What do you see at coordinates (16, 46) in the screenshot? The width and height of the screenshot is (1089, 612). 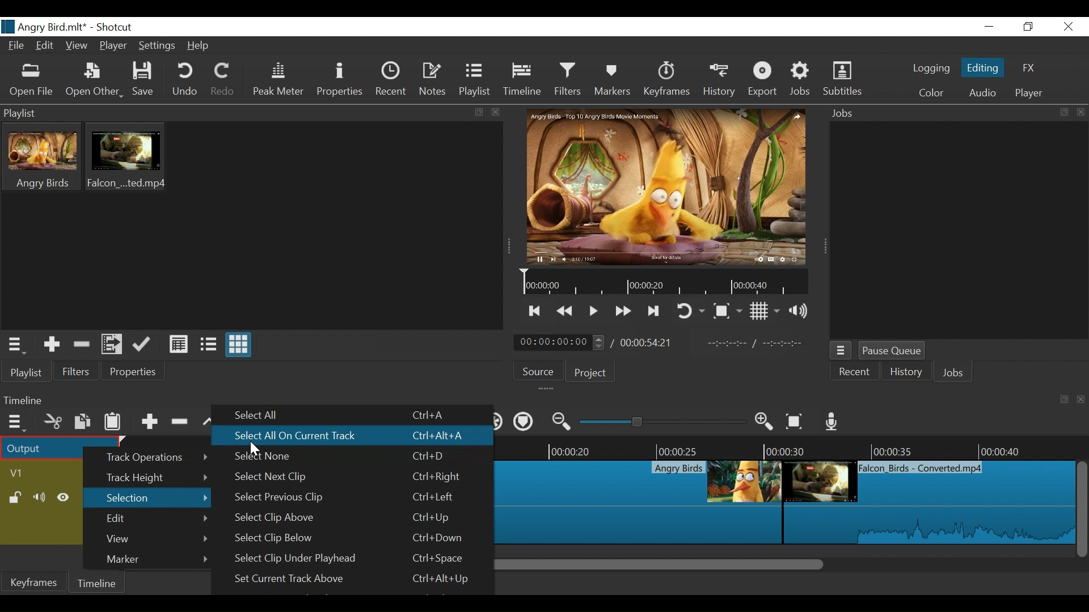 I see `File` at bounding box center [16, 46].